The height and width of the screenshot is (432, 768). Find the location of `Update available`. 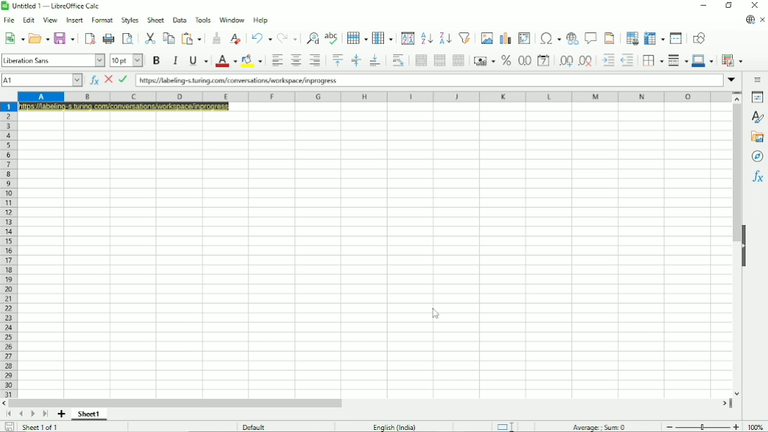

Update available is located at coordinates (750, 20).